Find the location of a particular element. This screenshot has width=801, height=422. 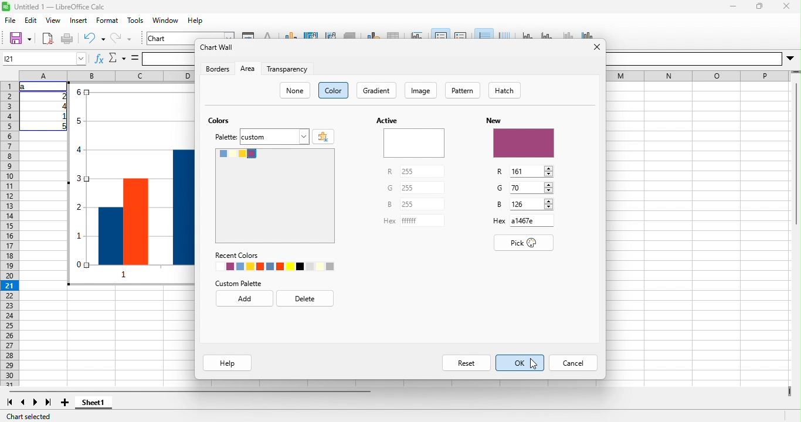

custom palette option selected is located at coordinates (274, 137).